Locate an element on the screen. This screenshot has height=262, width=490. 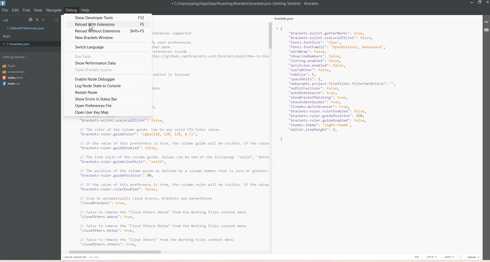
Switch language is located at coordinates (108, 47).